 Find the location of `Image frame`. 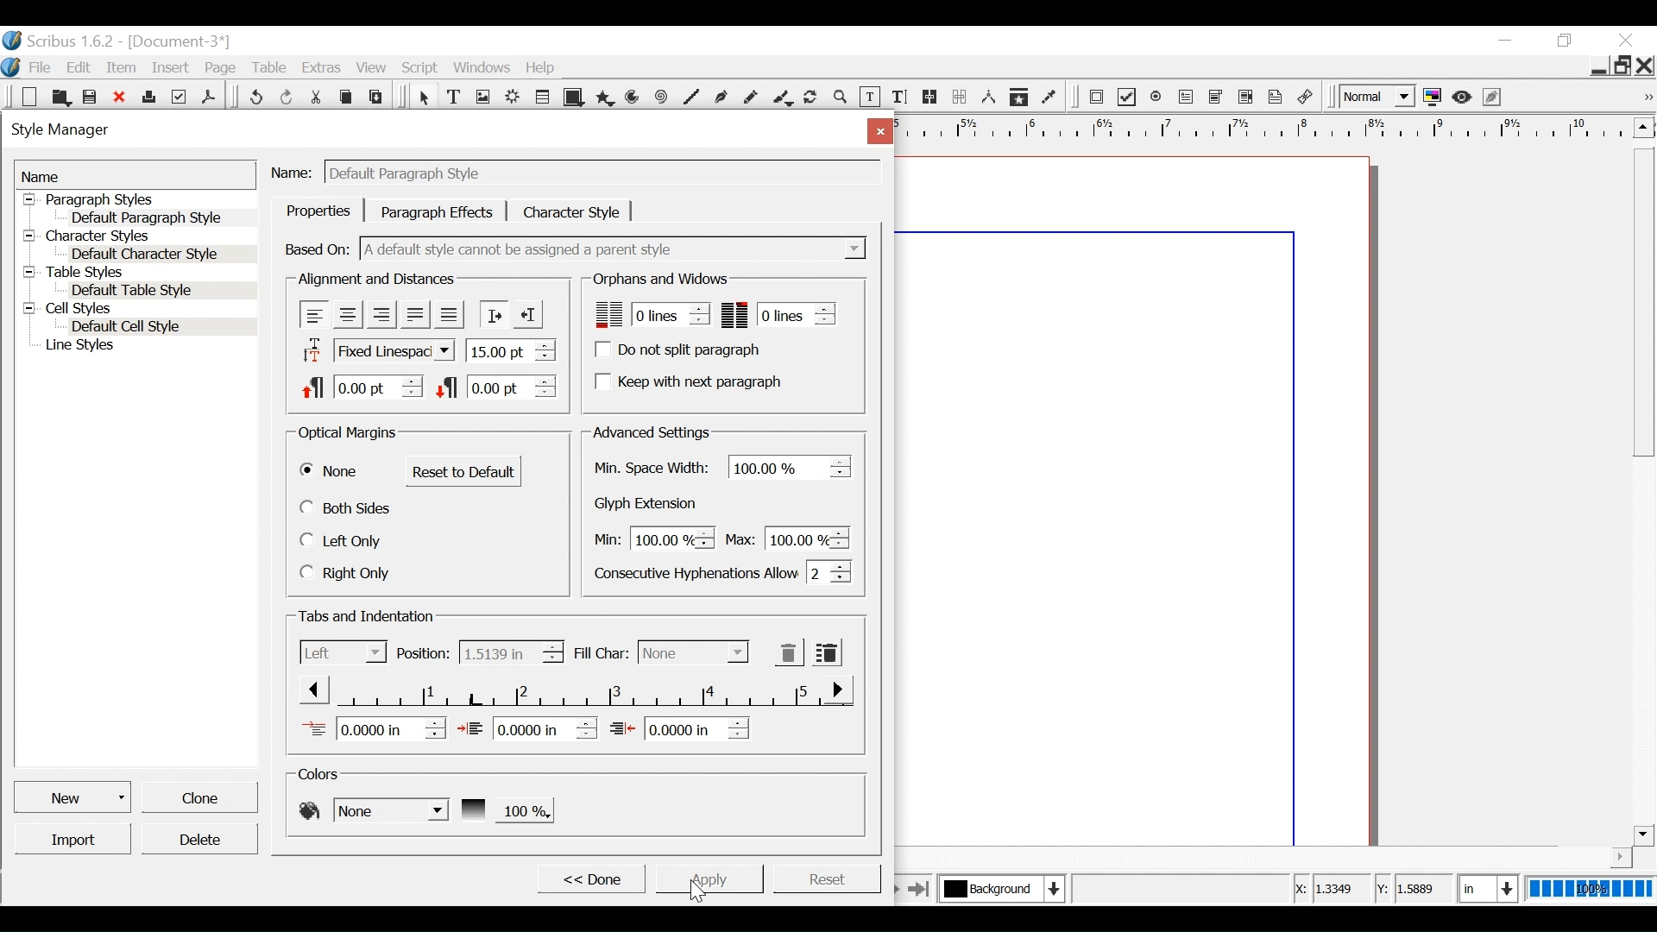

Image frame is located at coordinates (482, 98).